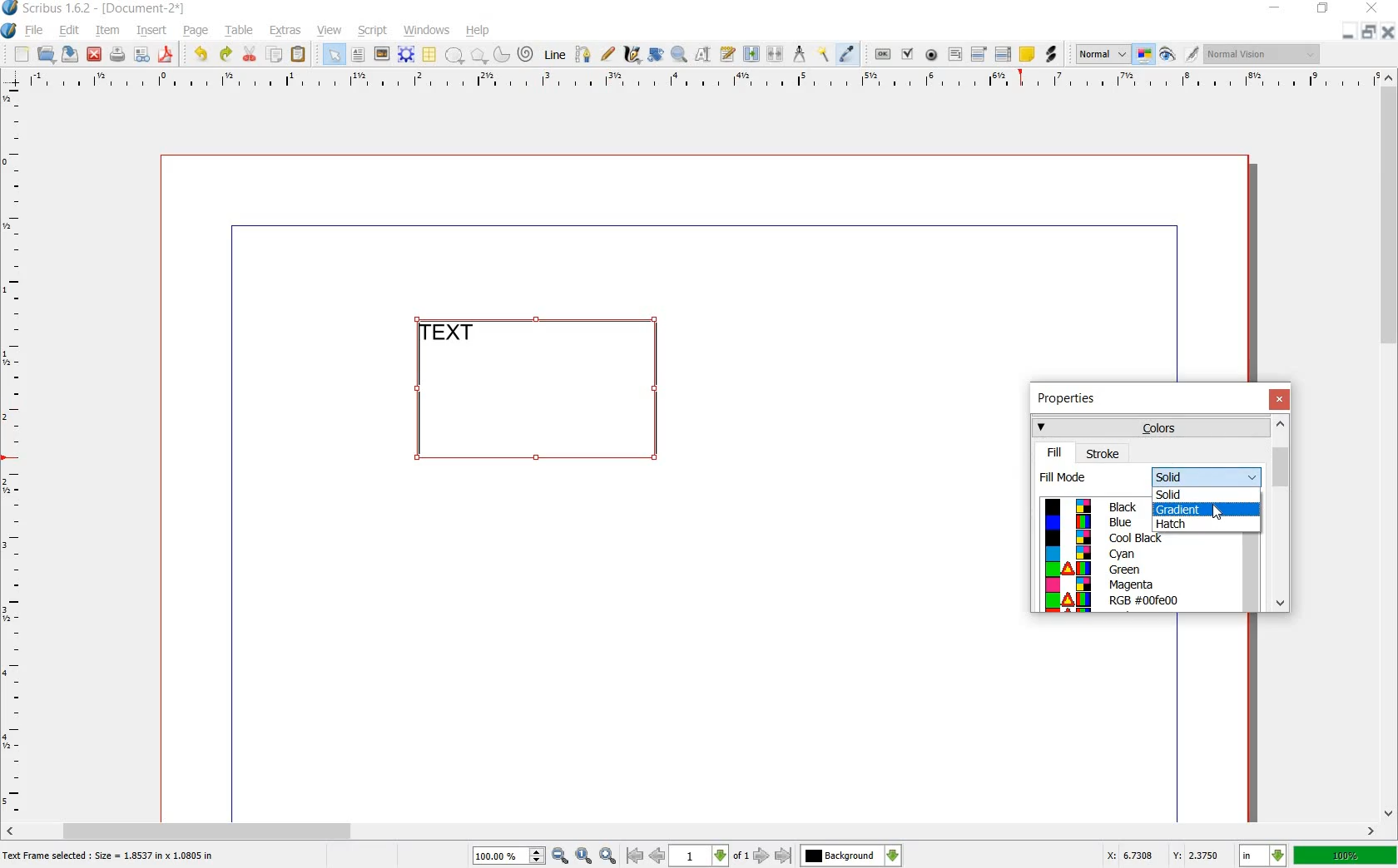  Describe the element at coordinates (357, 55) in the screenshot. I see `text frame` at that location.